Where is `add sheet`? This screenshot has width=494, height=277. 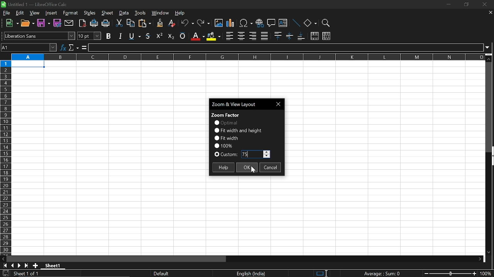
add sheet is located at coordinates (35, 265).